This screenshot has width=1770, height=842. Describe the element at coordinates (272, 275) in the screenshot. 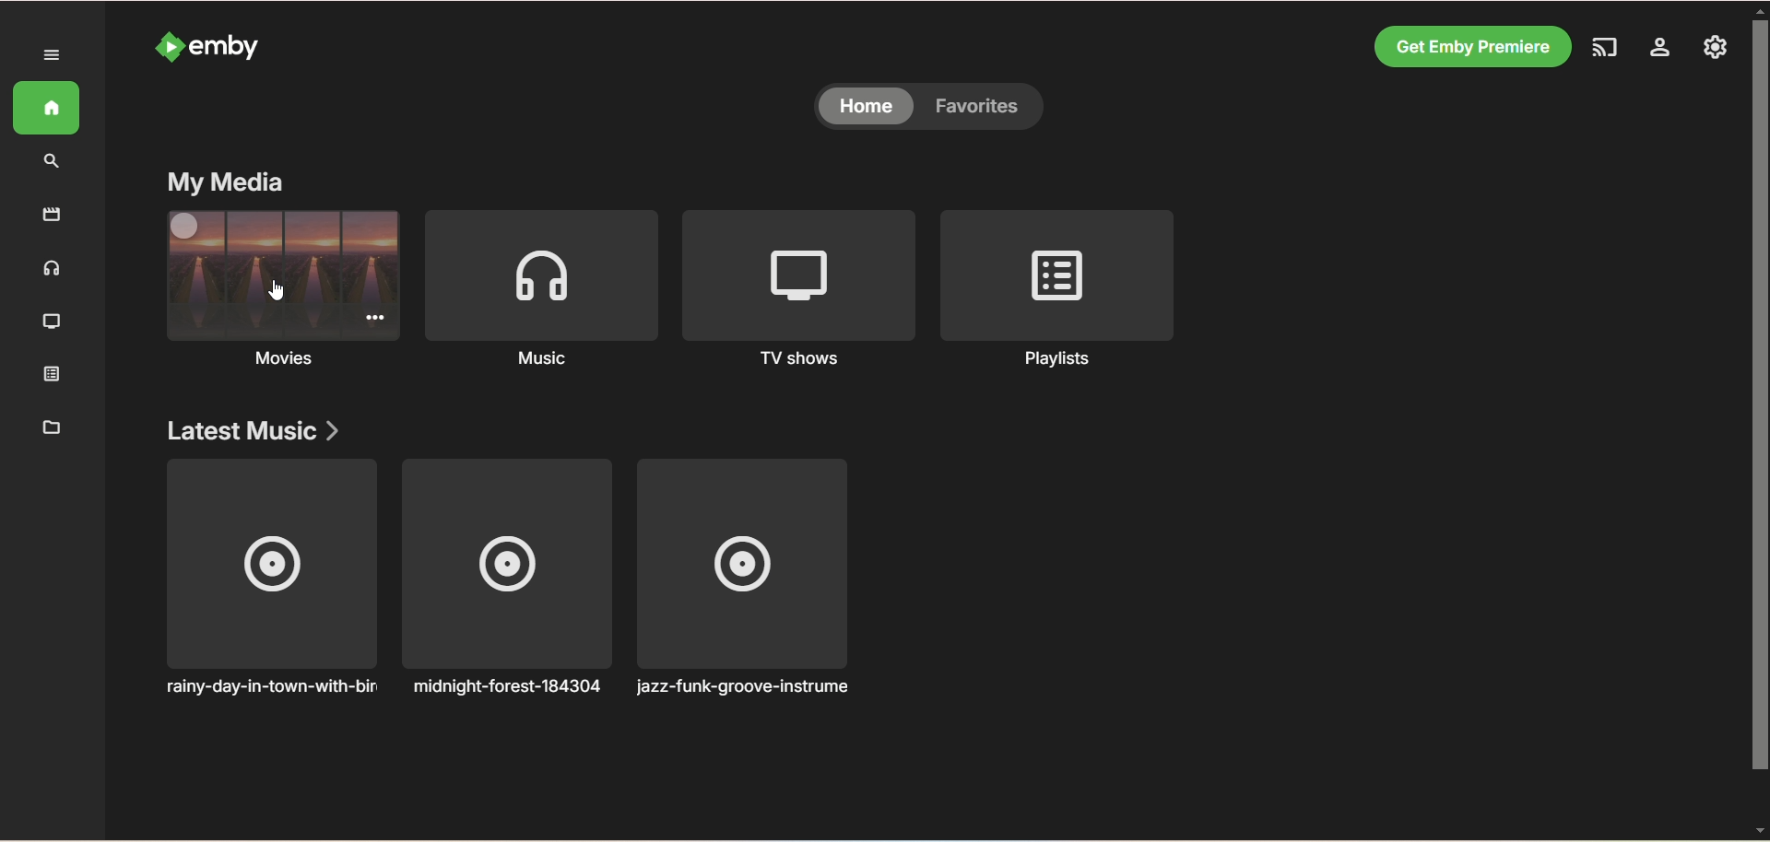

I see `movies` at that location.